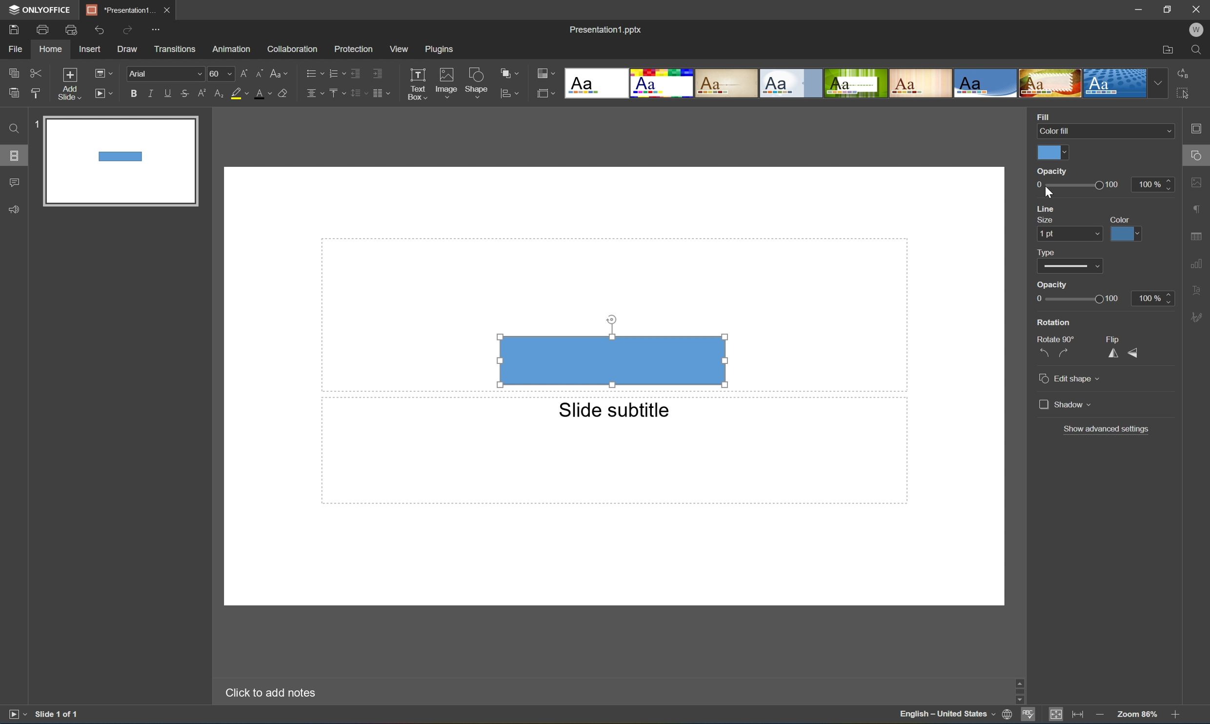  Describe the element at coordinates (36, 92) in the screenshot. I see `Copy style` at that location.